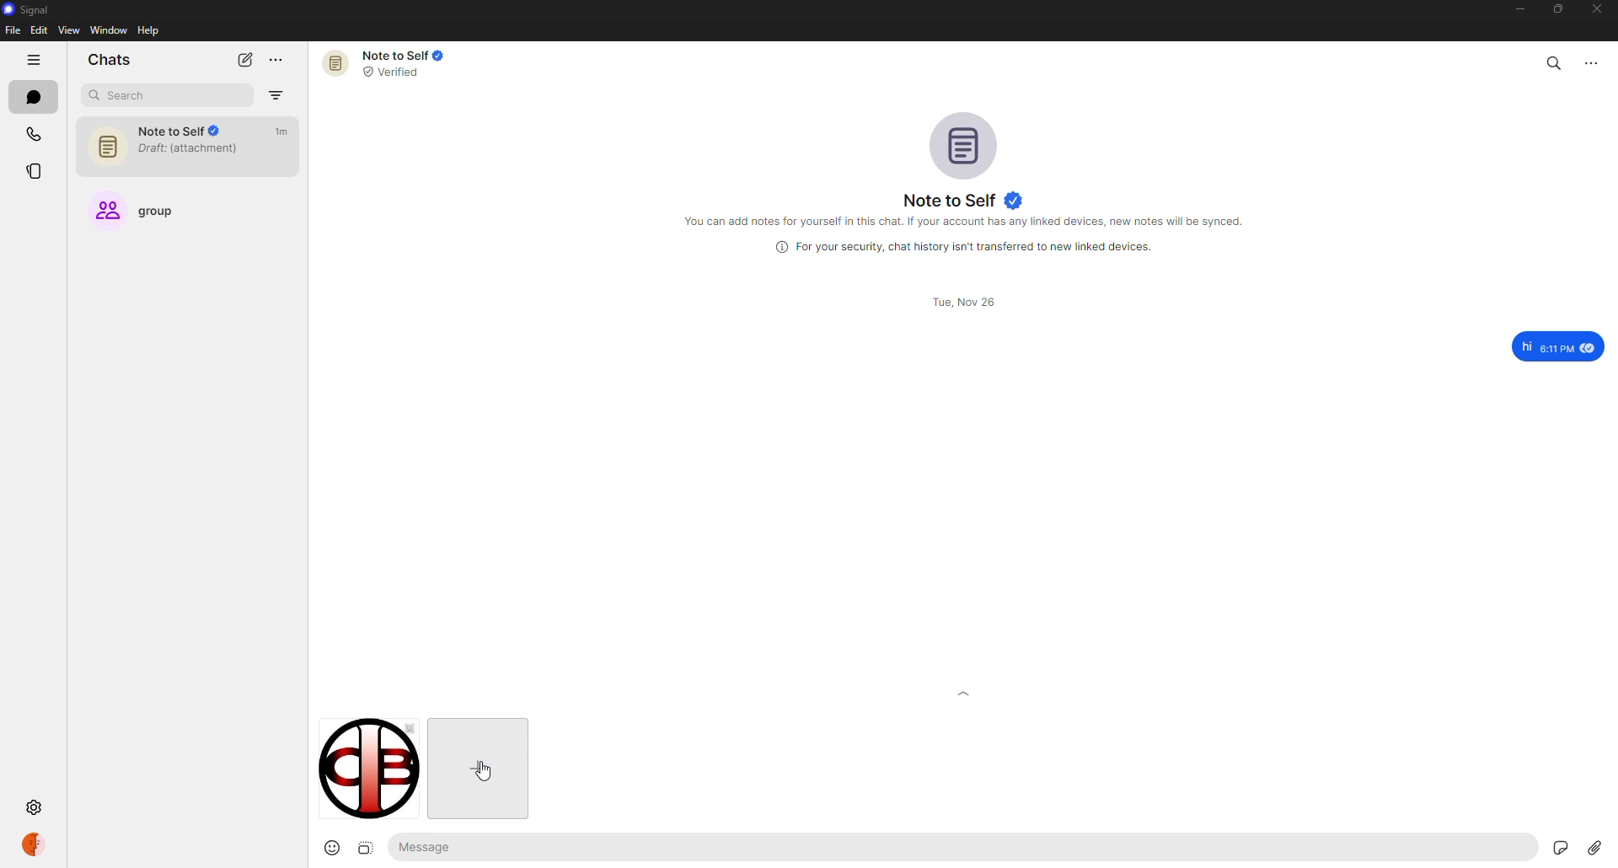 The image size is (1618, 868). Describe the element at coordinates (1599, 10) in the screenshot. I see `close` at that location.